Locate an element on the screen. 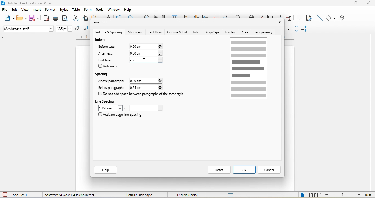 The image size is (375, 198). before text is located at coordinates (107, 47).